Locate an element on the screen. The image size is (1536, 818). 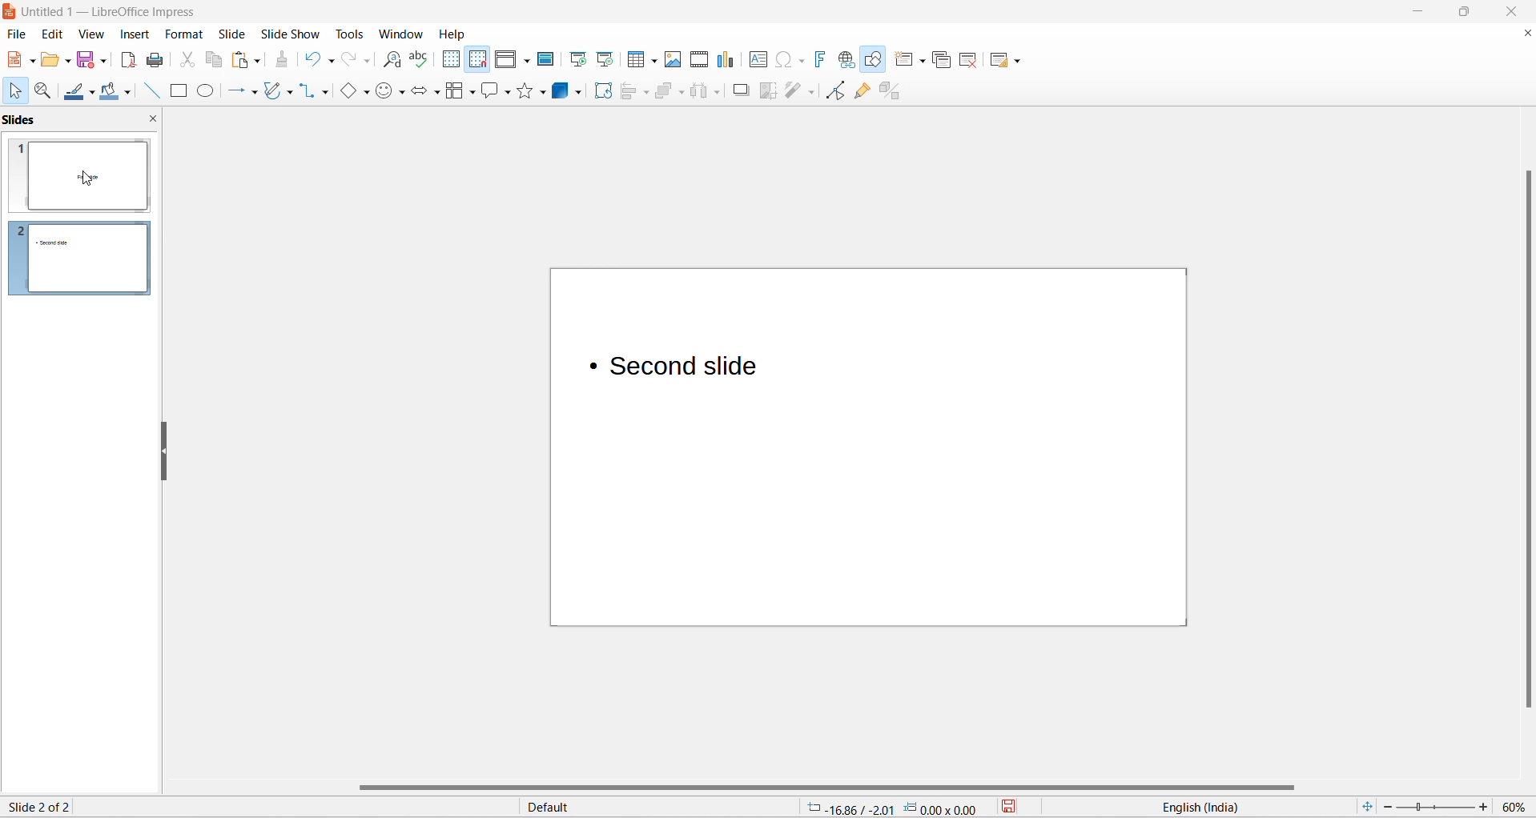
open options is located at coordinates (68, 58).